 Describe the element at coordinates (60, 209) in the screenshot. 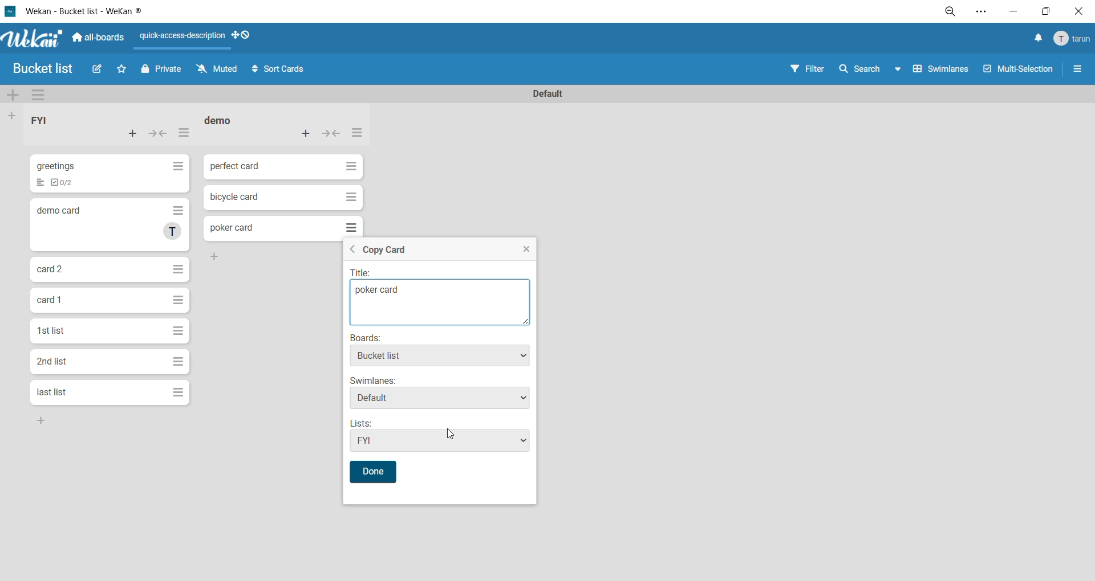

I see `demo card` at that location.